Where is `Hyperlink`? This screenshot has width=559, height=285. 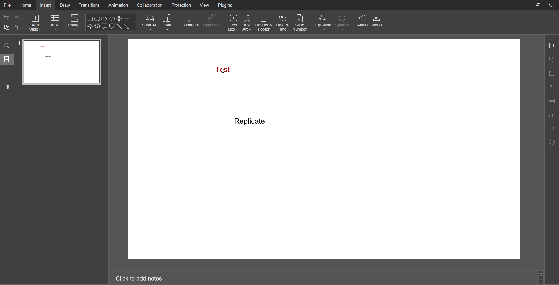 Hyperlink is located at coordinates (212, 22).